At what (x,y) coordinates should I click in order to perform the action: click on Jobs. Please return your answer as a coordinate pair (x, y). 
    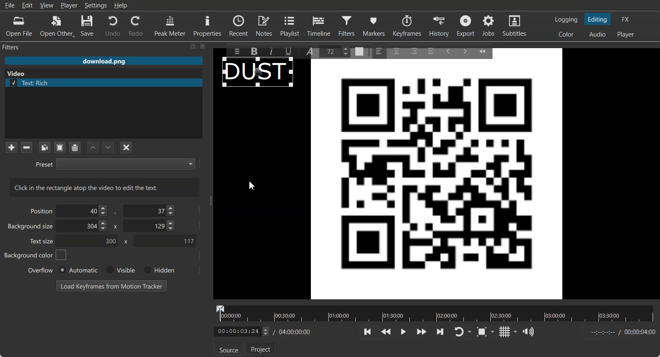
    Looking at the image, I should click on (489, 26).